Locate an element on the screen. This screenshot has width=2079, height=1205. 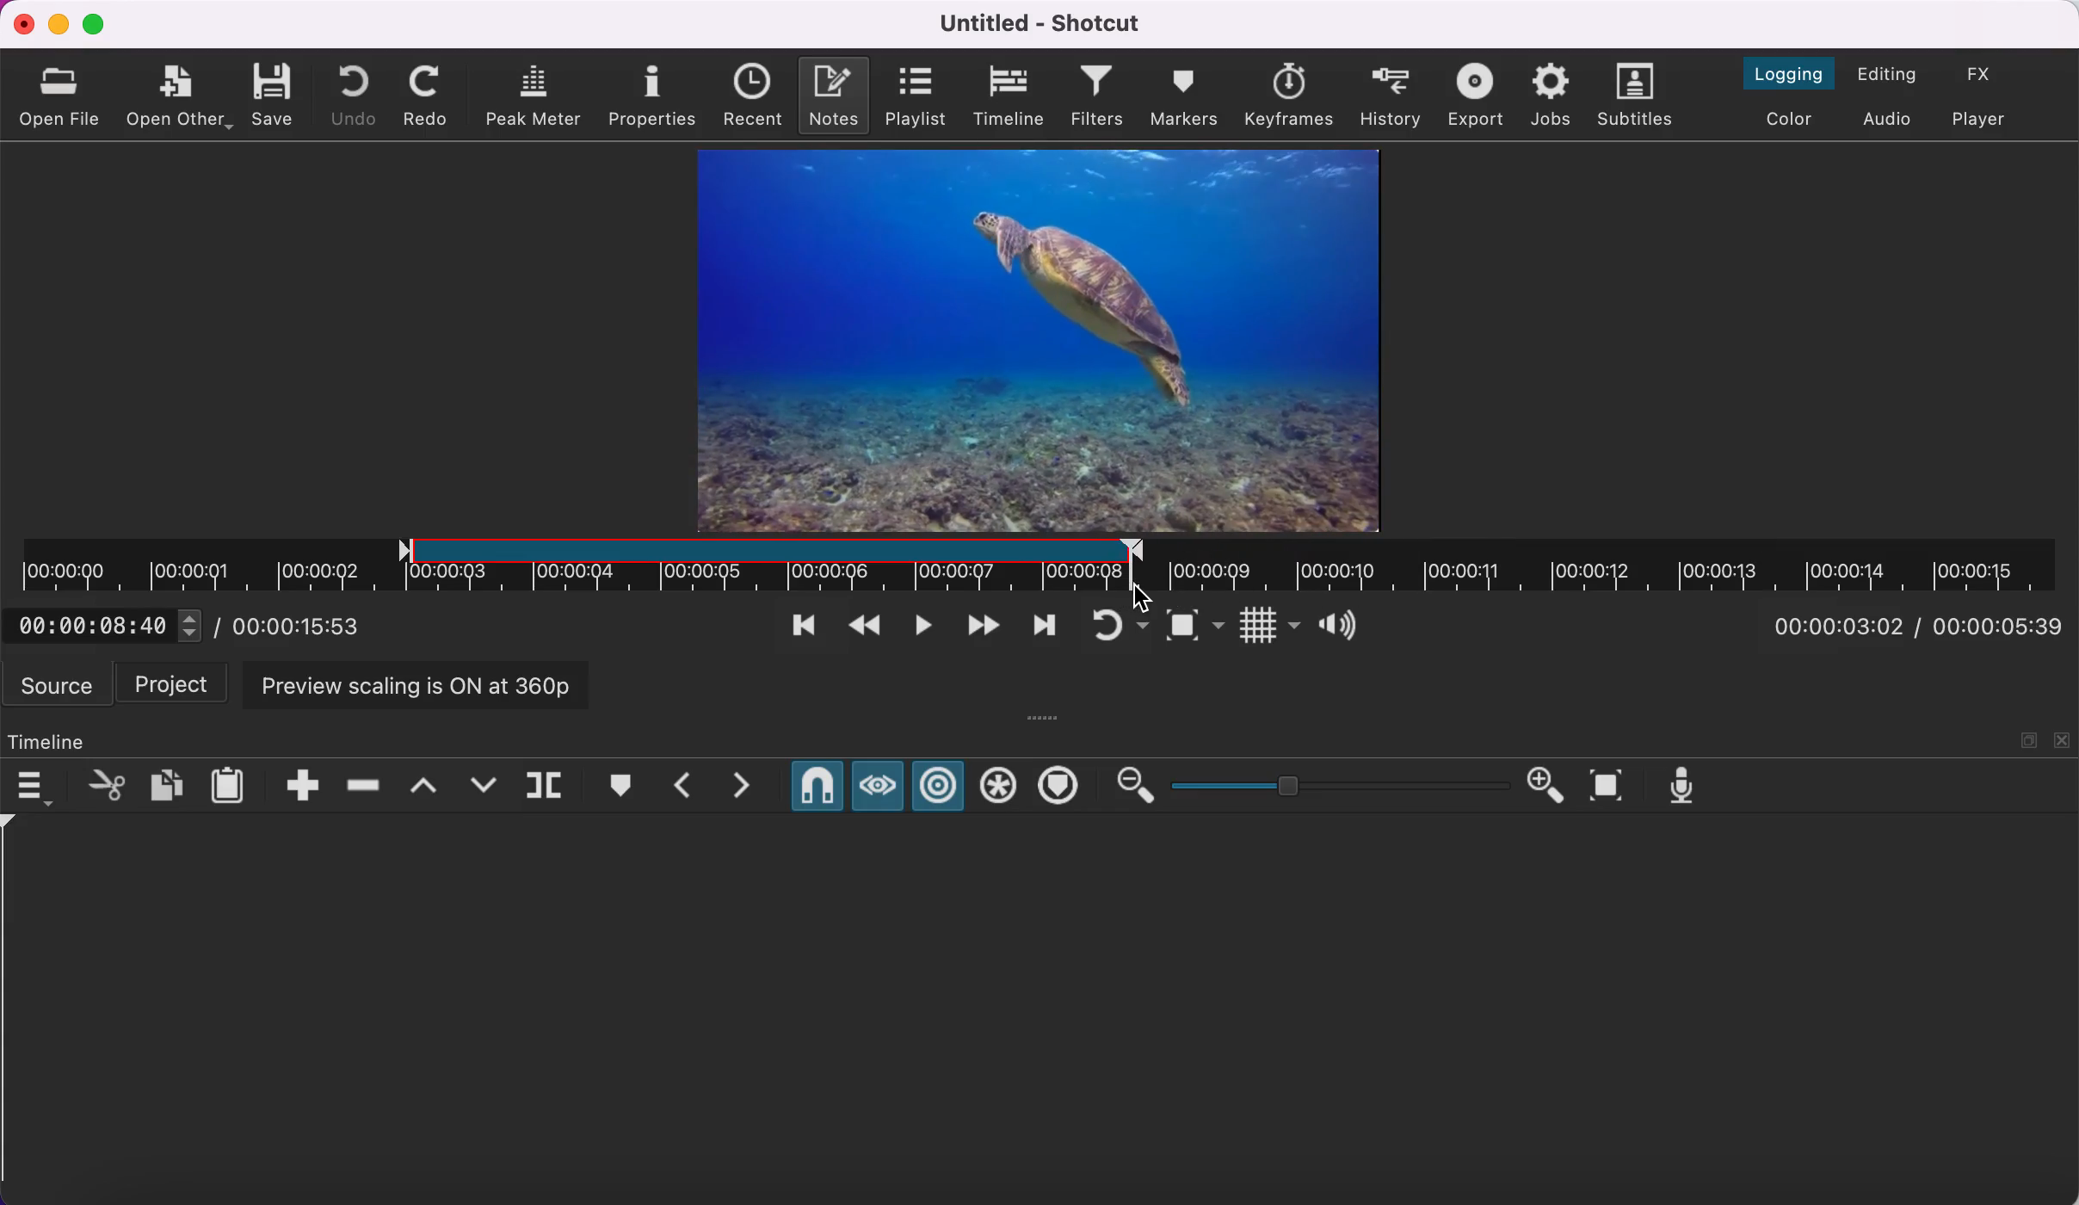
markers is located at coordinates (1184, 97).